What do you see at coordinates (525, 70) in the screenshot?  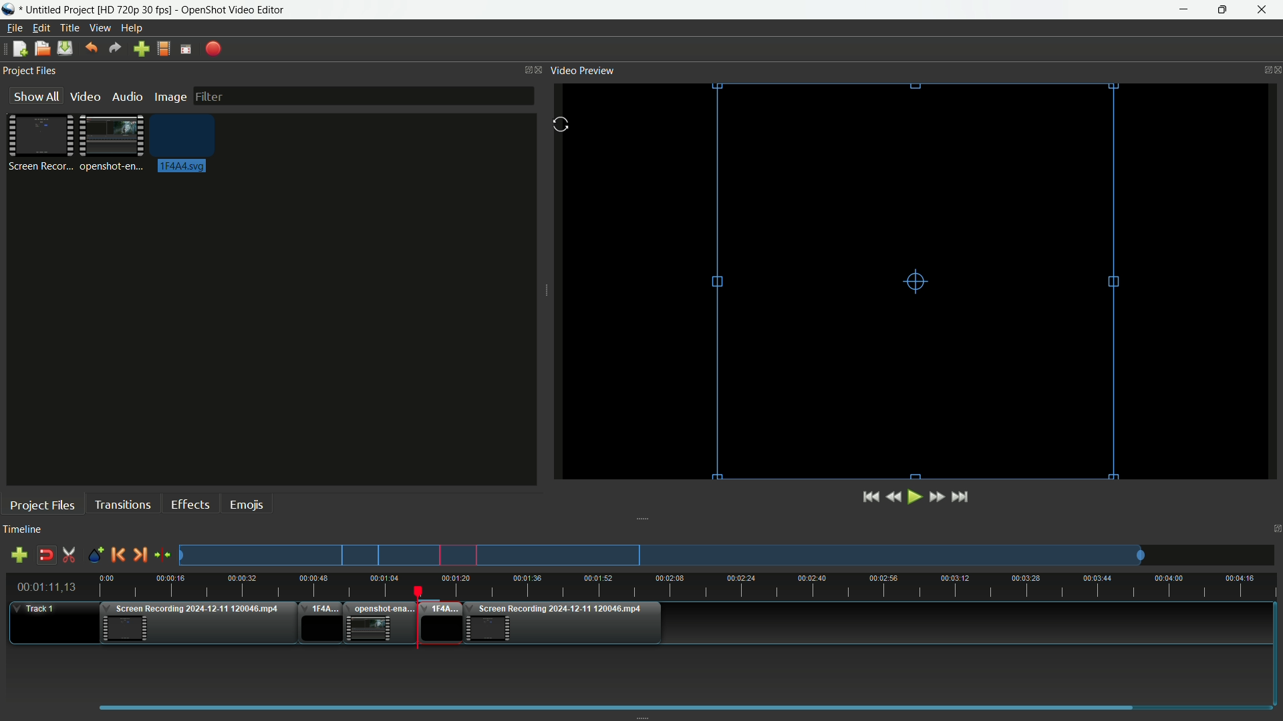 I see `Change layout` at bounding box center [525, 70].